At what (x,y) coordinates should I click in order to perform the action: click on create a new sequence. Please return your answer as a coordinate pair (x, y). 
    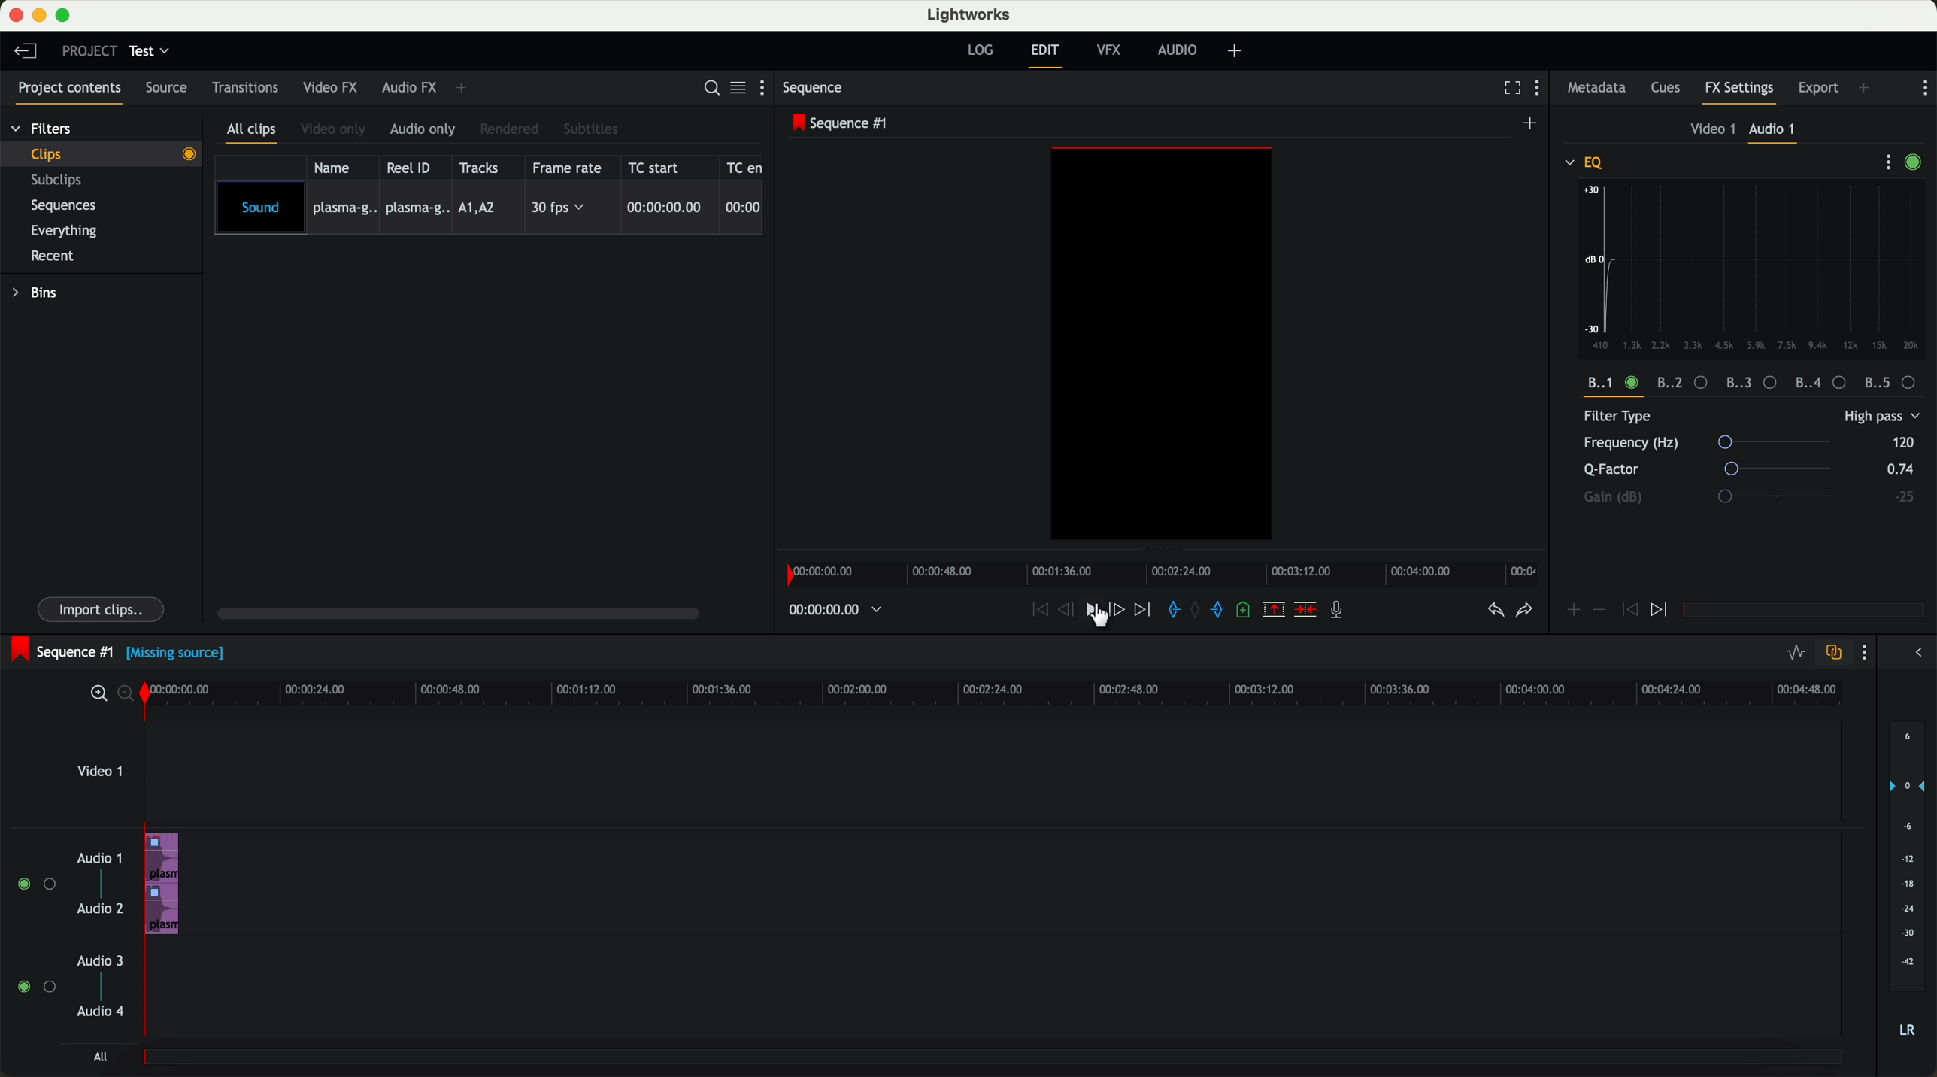
    Looking at the image, I should click on (1532, 123).